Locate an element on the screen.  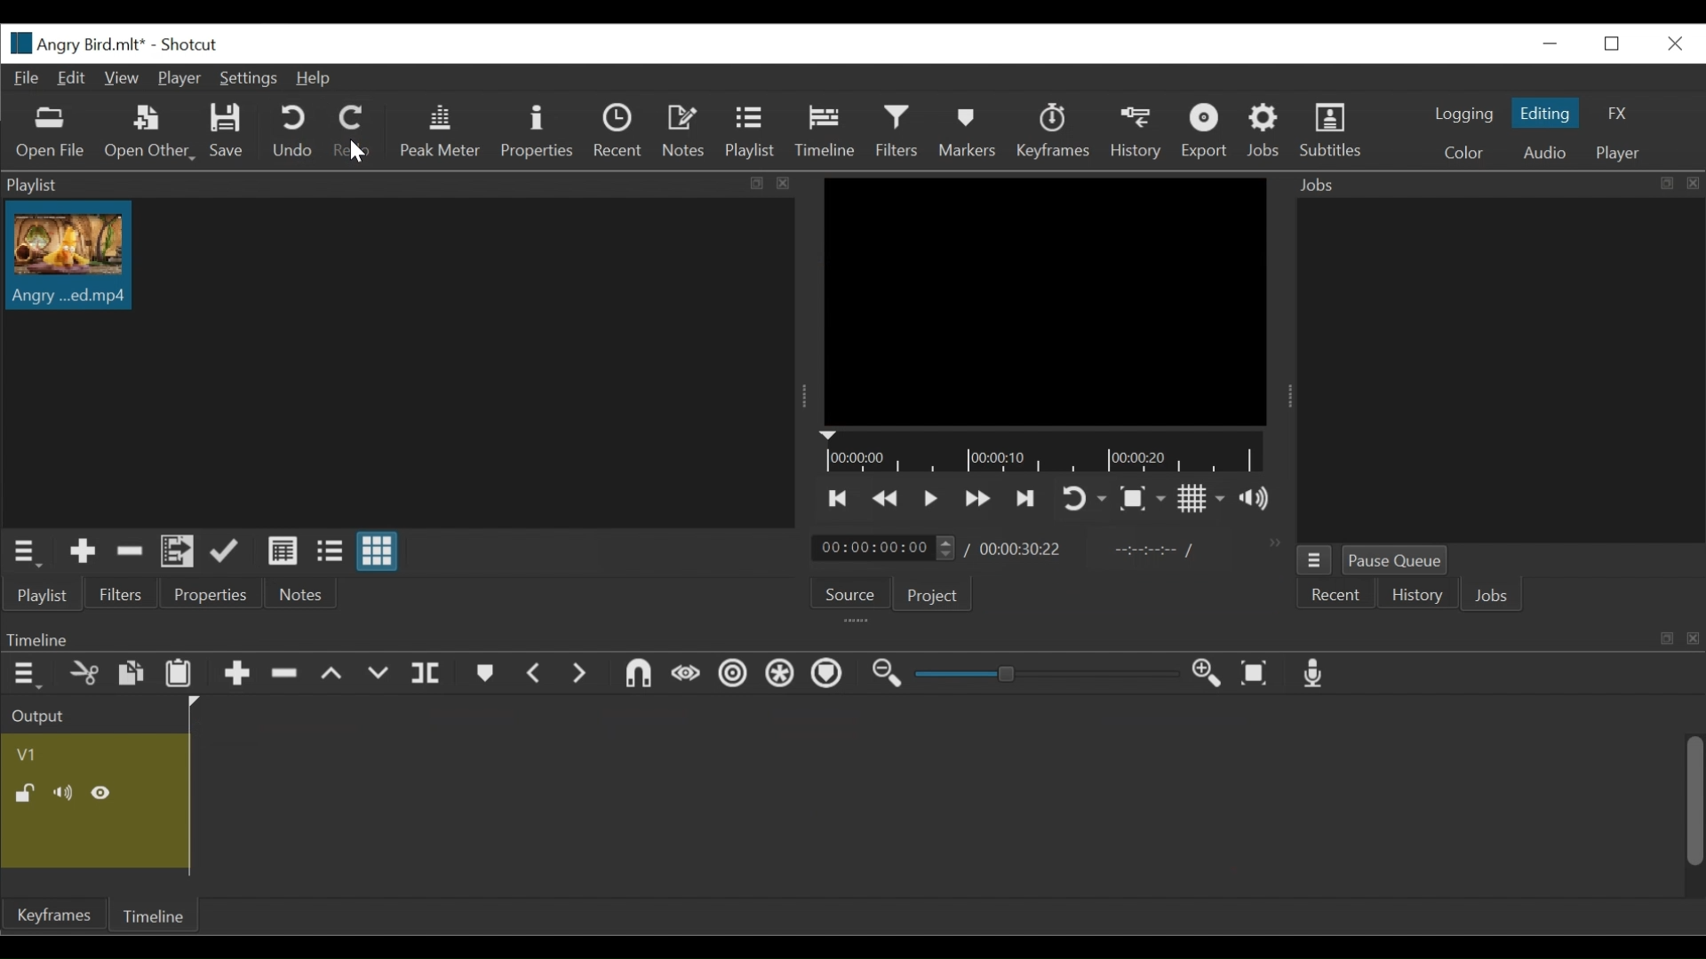
Export is located at coordinates (1203, 131).